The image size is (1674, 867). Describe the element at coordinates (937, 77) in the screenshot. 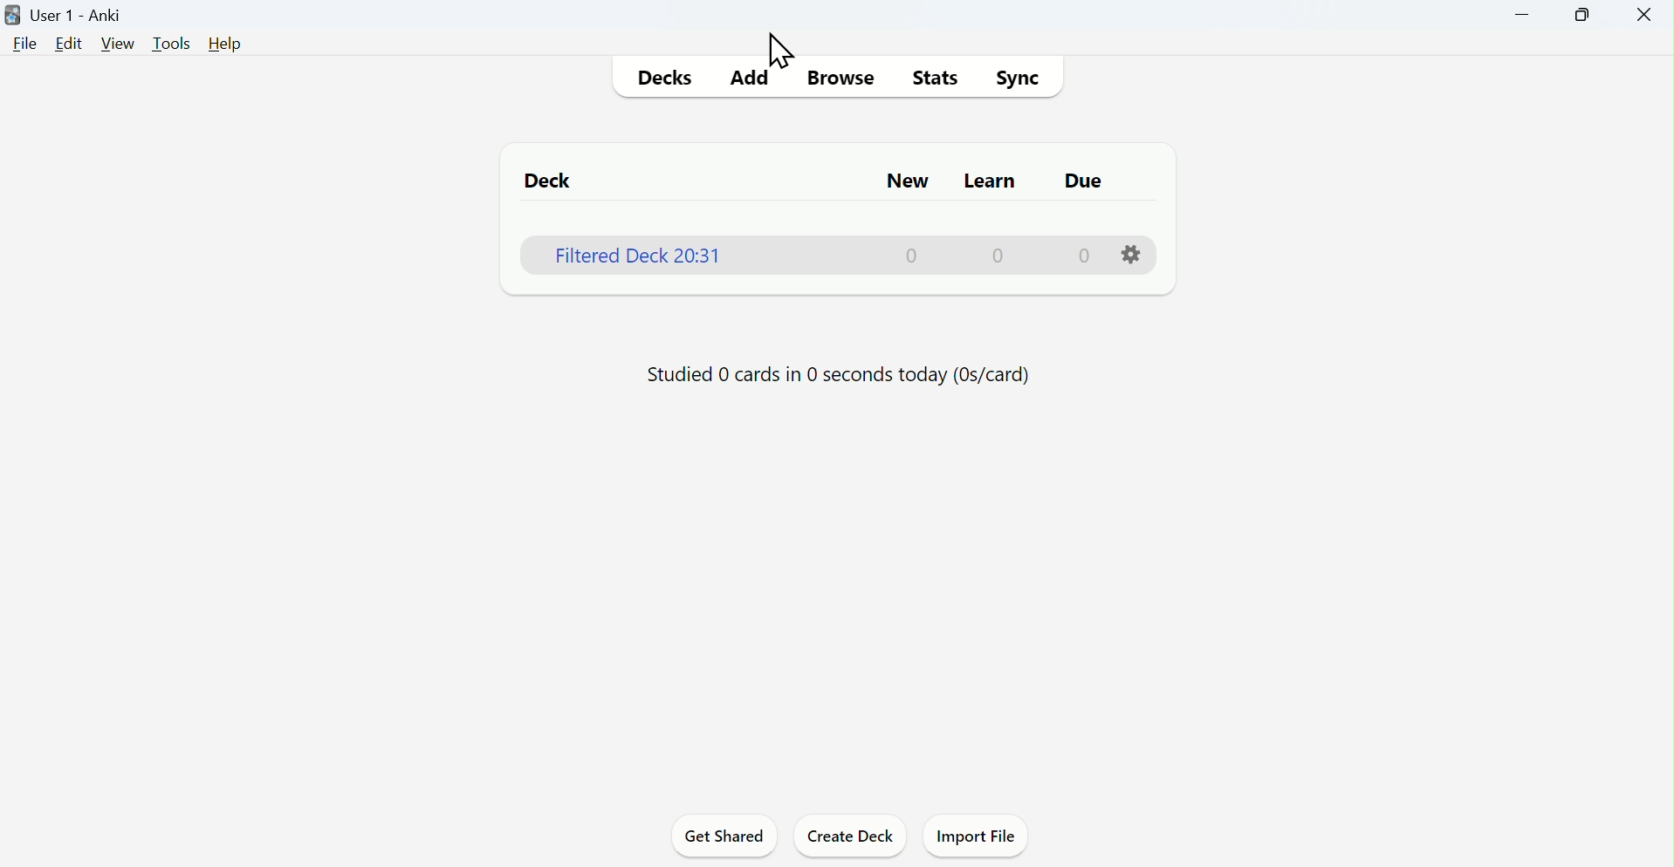

I see `Stats` at that location.